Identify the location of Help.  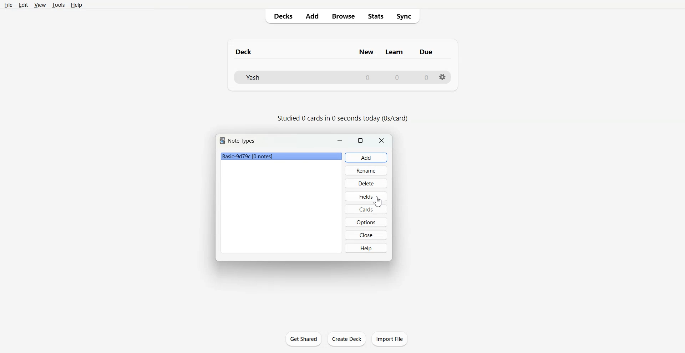
(77, 5).